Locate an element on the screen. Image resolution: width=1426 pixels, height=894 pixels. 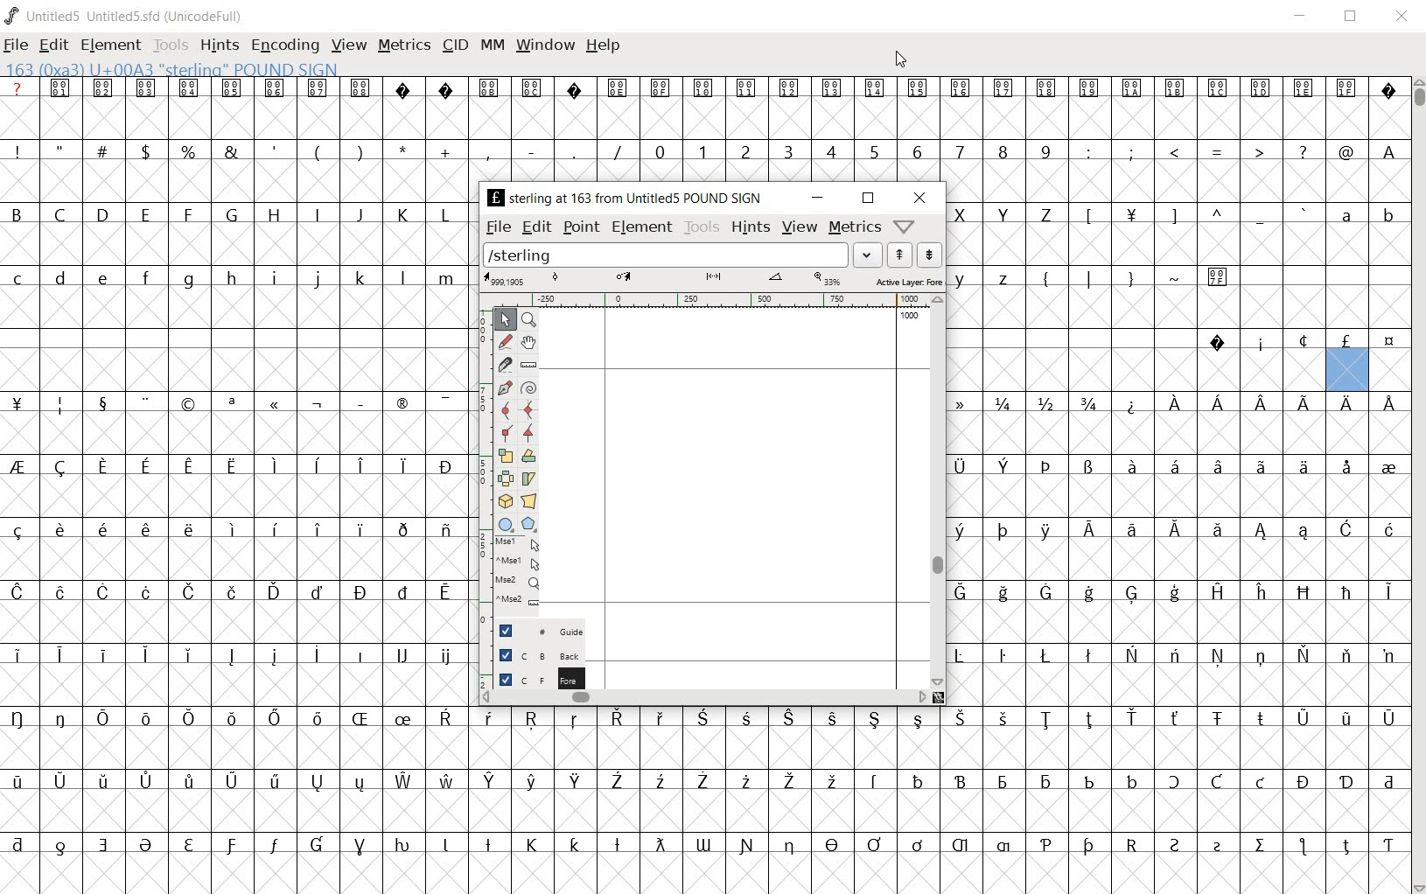
Symbol is located at coordinates (230, 656).